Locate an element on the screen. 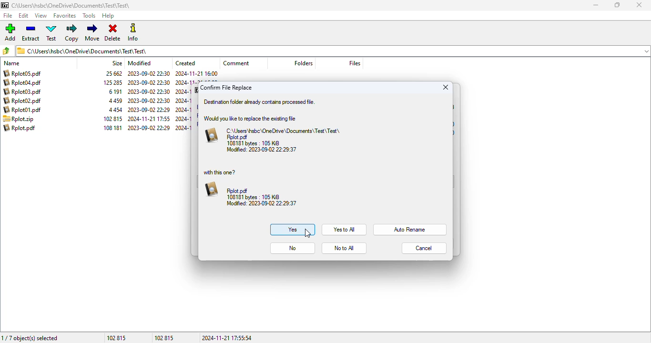 The height and width of the screenshot is (343, 651). close is located at coordinates (447, 87).